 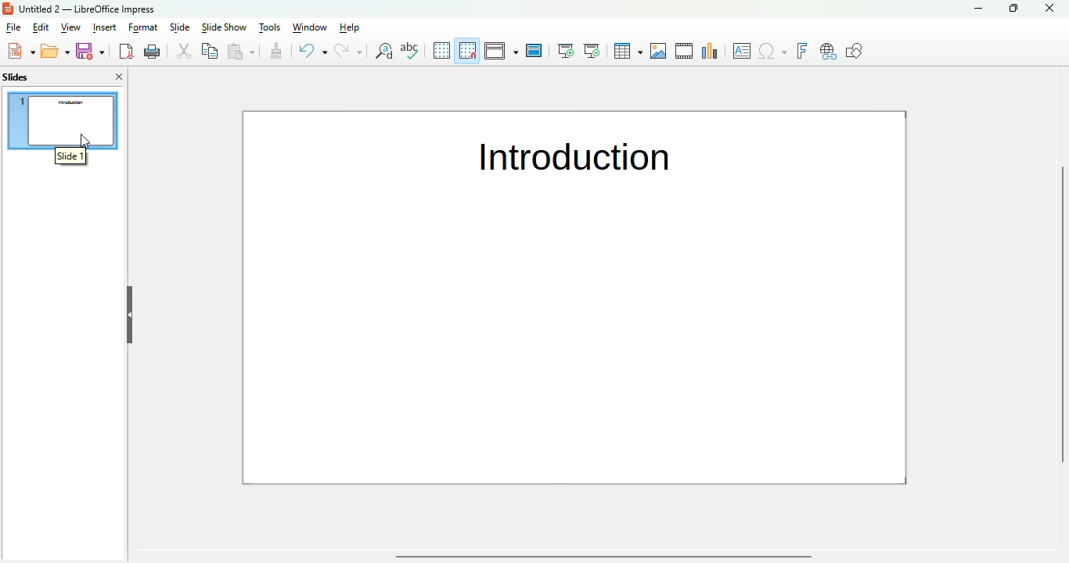 What do you see at coordinates (21, 51) in the screenshot?
I see `new` at bounding box center [21, 51].